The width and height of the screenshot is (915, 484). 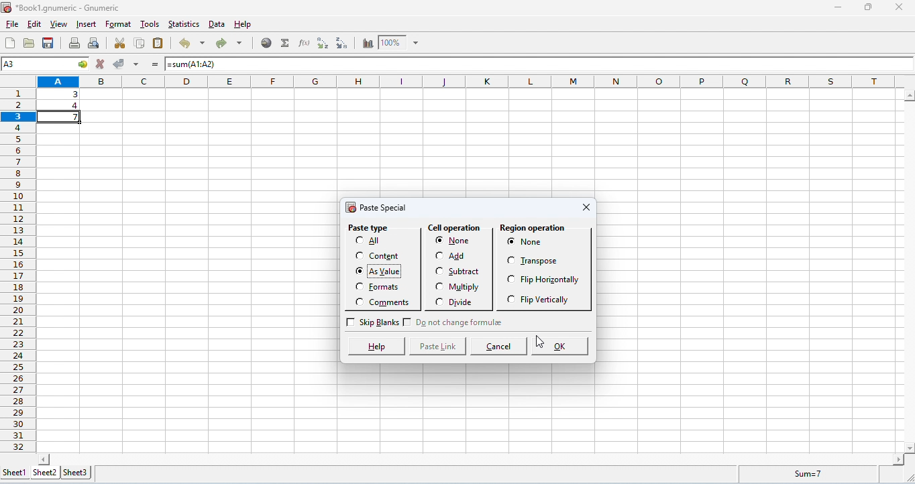 What do you see at coordinates (464, 303) in the screenshot?
I see `divide` at bounding box center [464, 303].